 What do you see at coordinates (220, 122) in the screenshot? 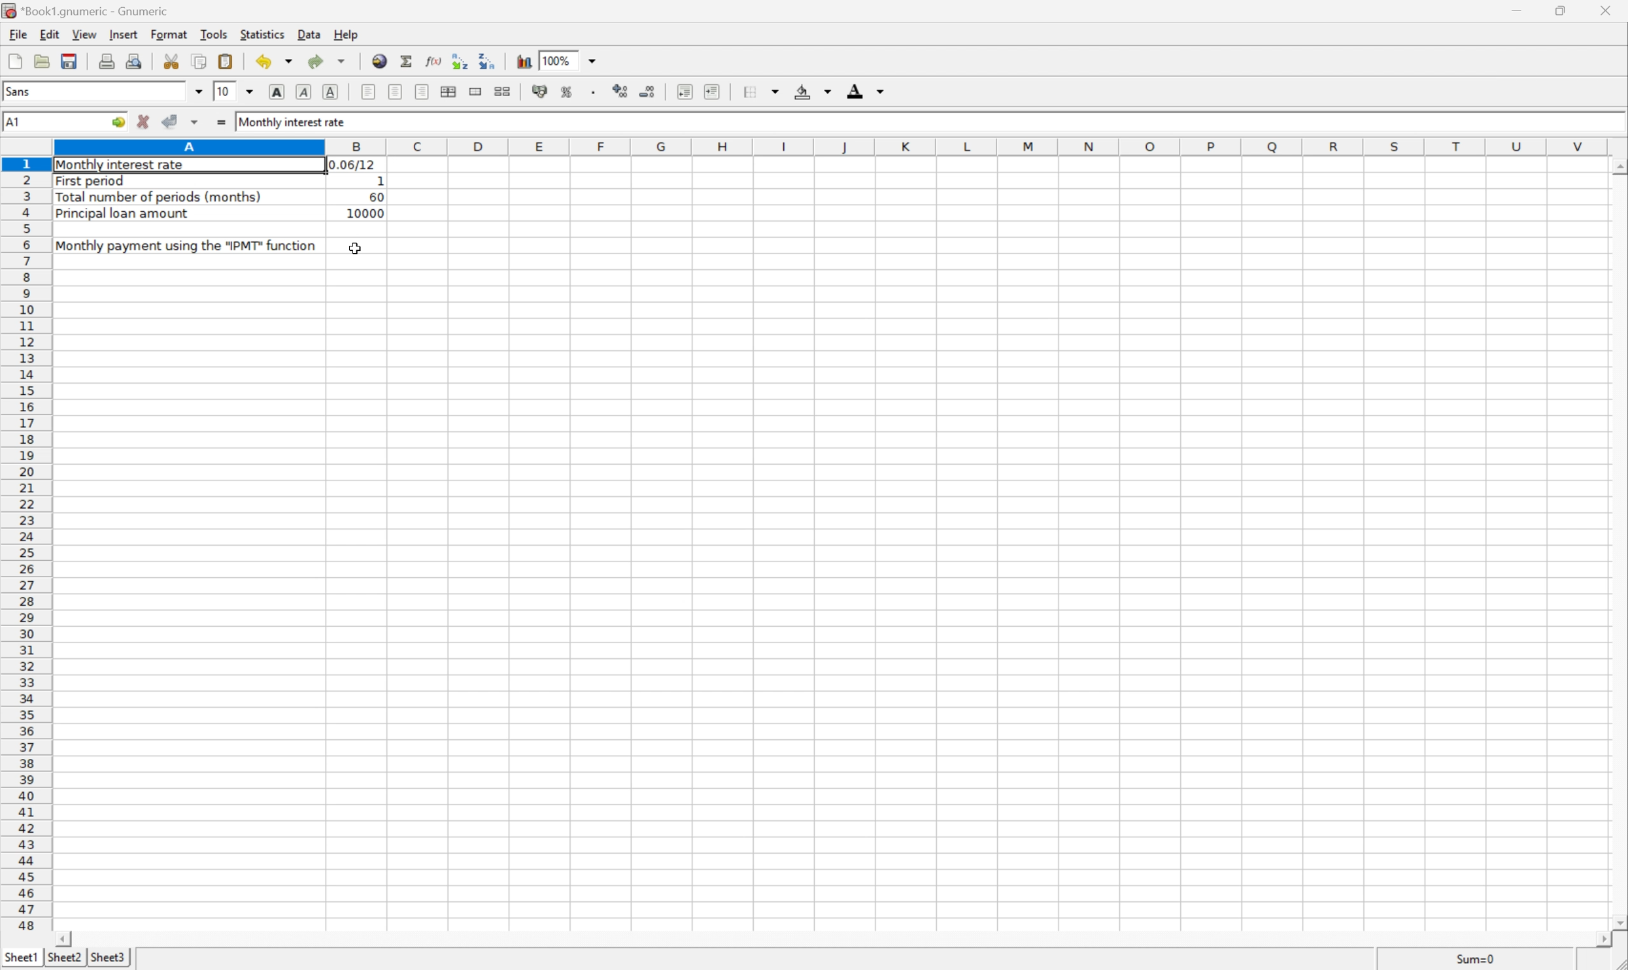
I see `Enter formula` at bounding box center [220, 122].